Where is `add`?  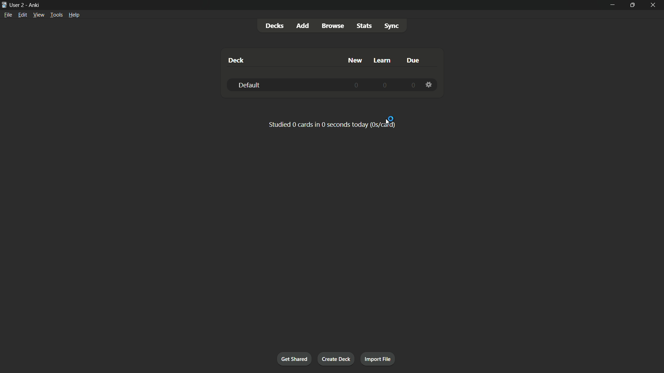
add is located at coordinates (302, 26).